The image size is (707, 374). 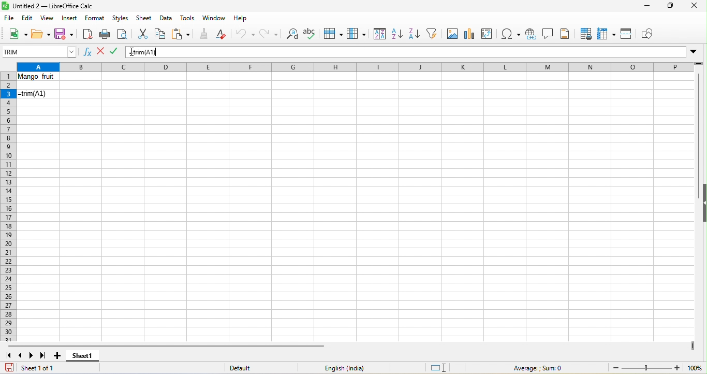 What do you see at coordinates (646, 7) in the screenshot?
I see `minimize` at bounding box center [646, 7].